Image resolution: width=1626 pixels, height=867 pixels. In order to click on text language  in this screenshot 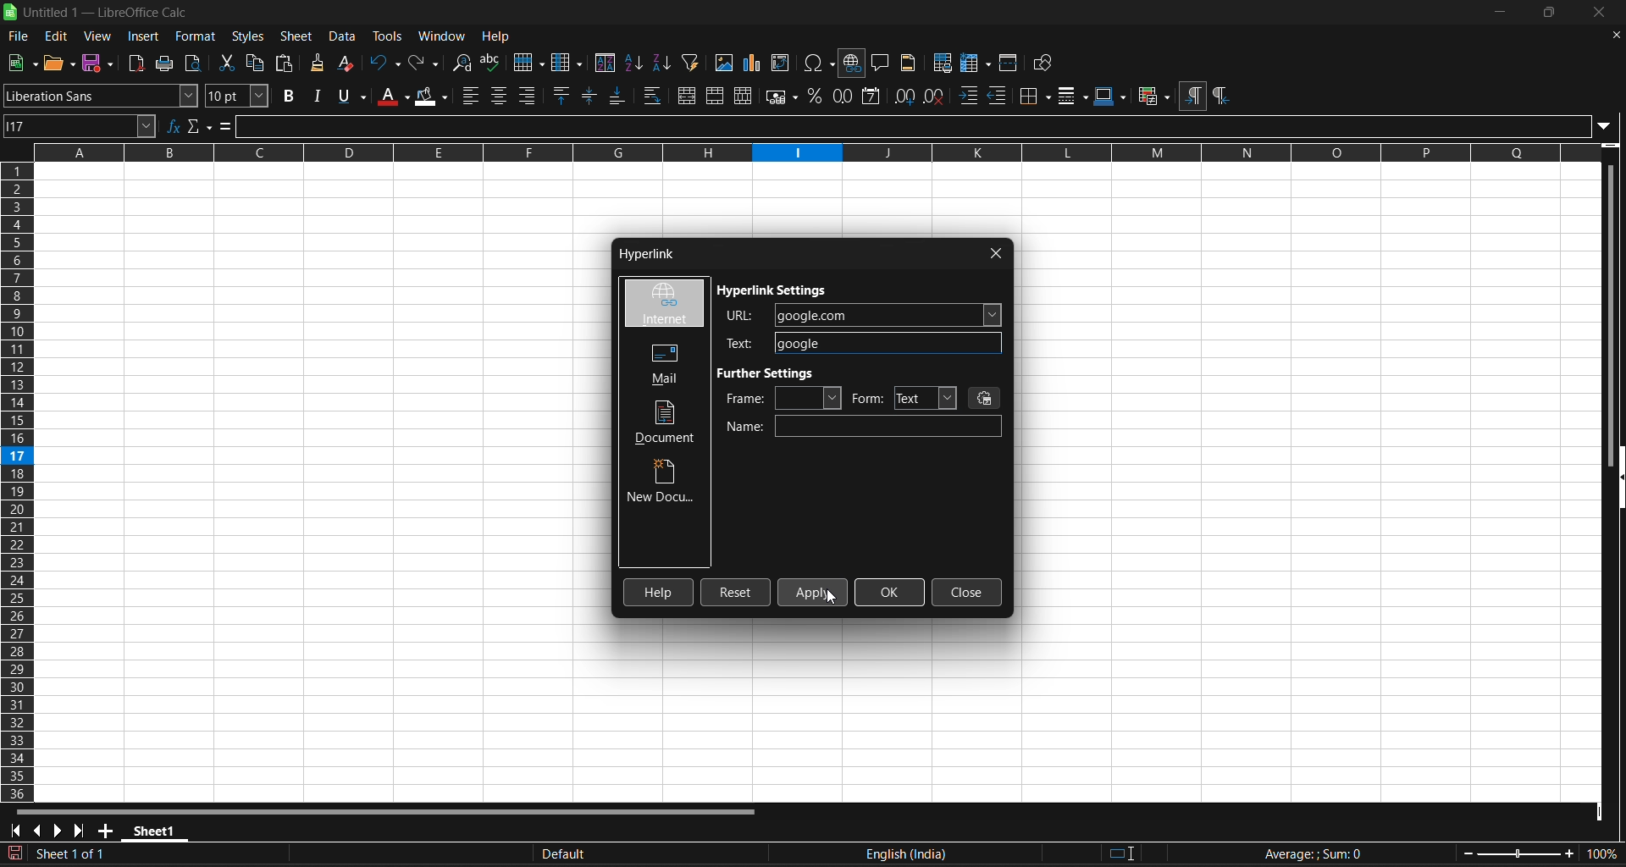, I will do `click(972, 854)`.